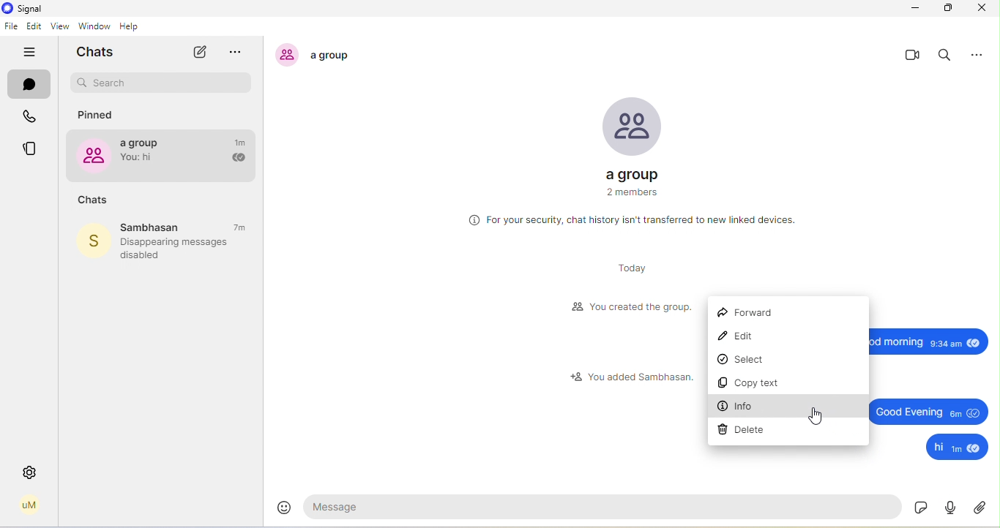 This screenshot has height=528, width=1000. I want to click on pinned, so click(98, 116).